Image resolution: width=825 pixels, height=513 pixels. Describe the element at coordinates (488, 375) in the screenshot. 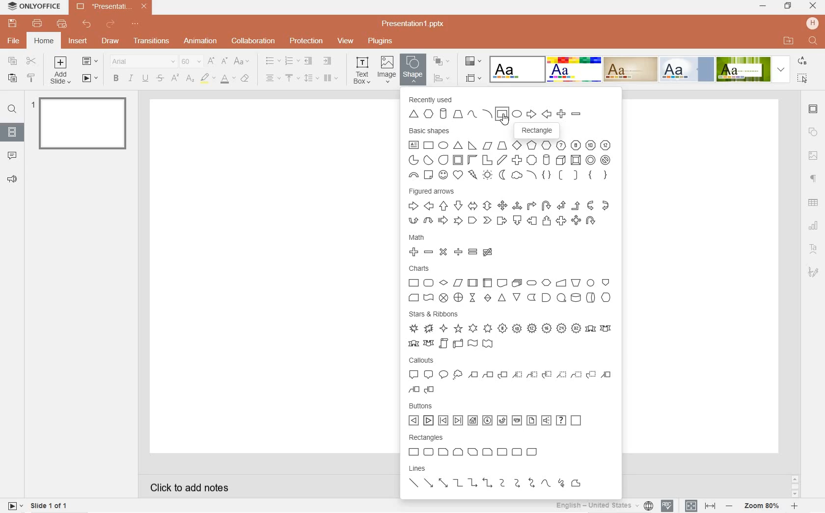

I see `Line Callout 2` at that location.